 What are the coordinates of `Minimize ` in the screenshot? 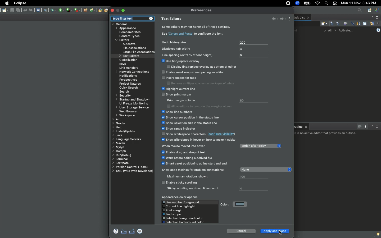 It's located at (370, 17).